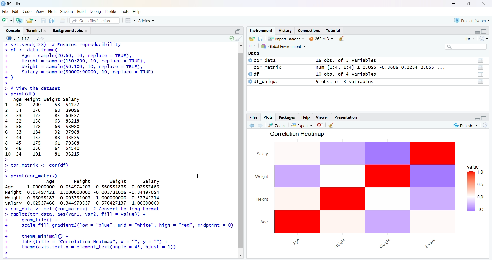 Image resolution: width=492 pixels, height=260 pixels. Describe the element at coordinates (63, 20) in the screenshot. I see `Print the current file` at that location.